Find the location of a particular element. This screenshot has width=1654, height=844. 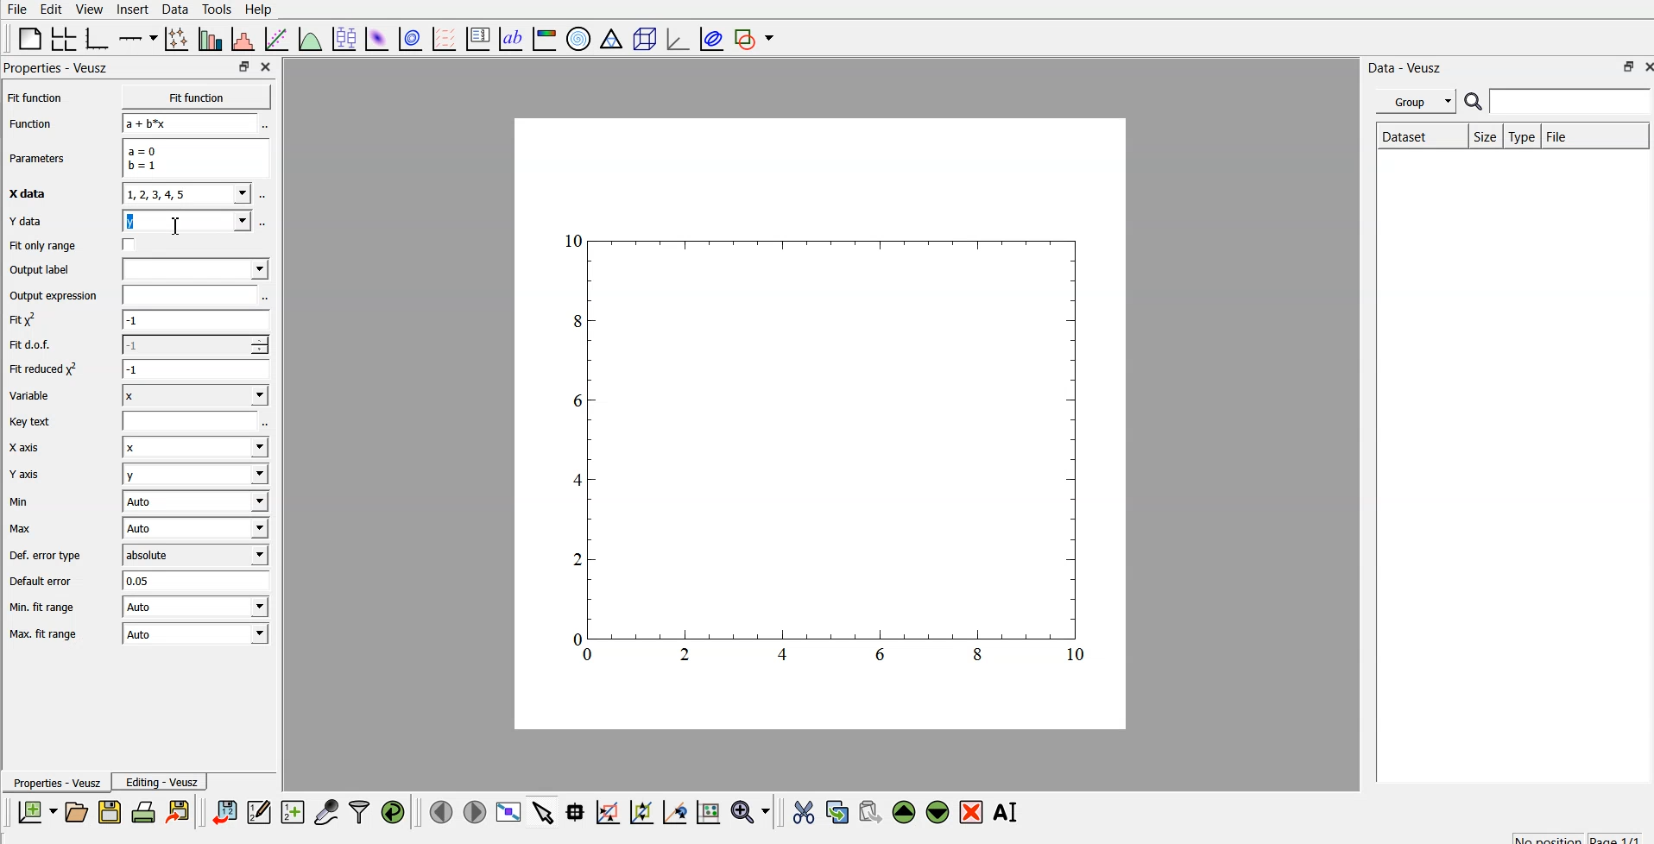

paste the selected widget is located at coordinates (869, 812).